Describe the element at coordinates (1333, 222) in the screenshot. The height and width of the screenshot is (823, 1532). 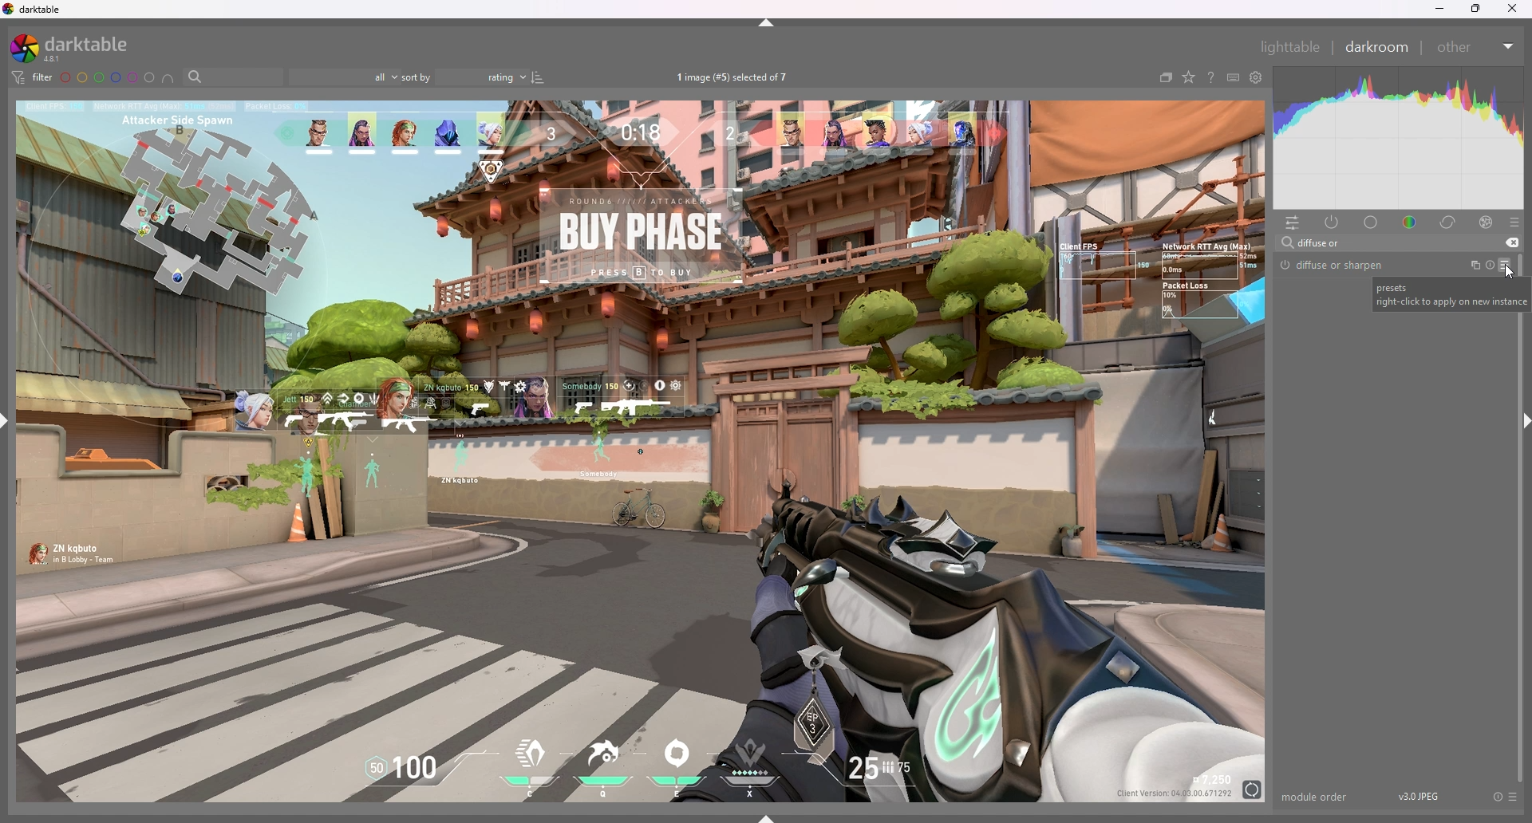
I see `active modules` at that location.